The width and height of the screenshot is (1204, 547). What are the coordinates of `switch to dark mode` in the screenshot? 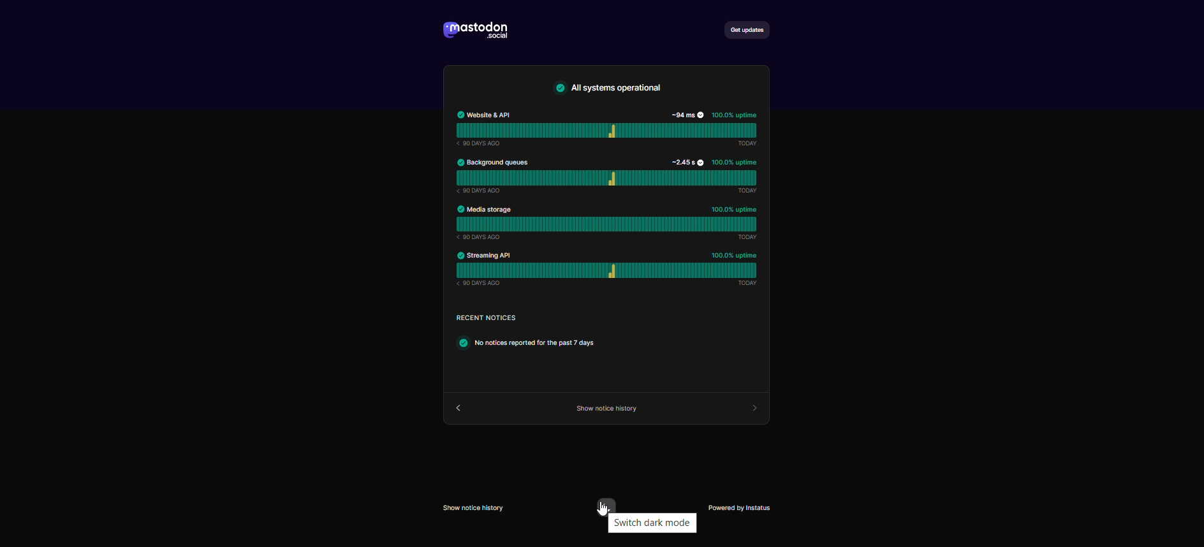 It's located at (655, 523).